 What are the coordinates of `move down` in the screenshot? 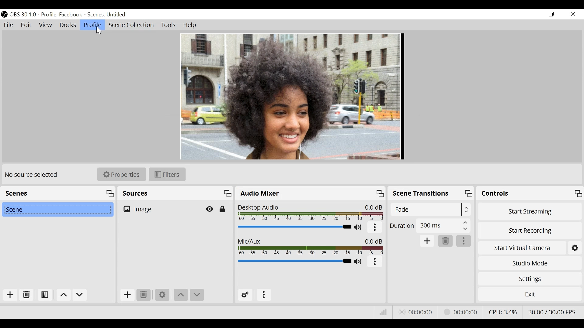 It's located at (80, 295).